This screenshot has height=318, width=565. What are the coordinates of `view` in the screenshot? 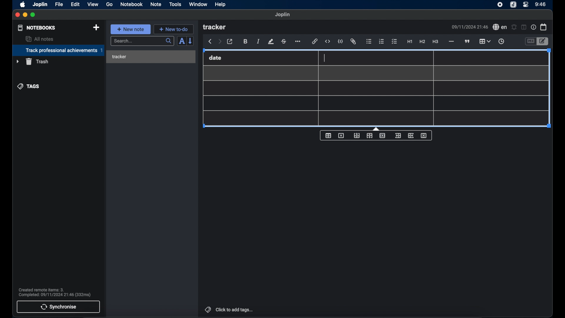 It's located at (93, 4).